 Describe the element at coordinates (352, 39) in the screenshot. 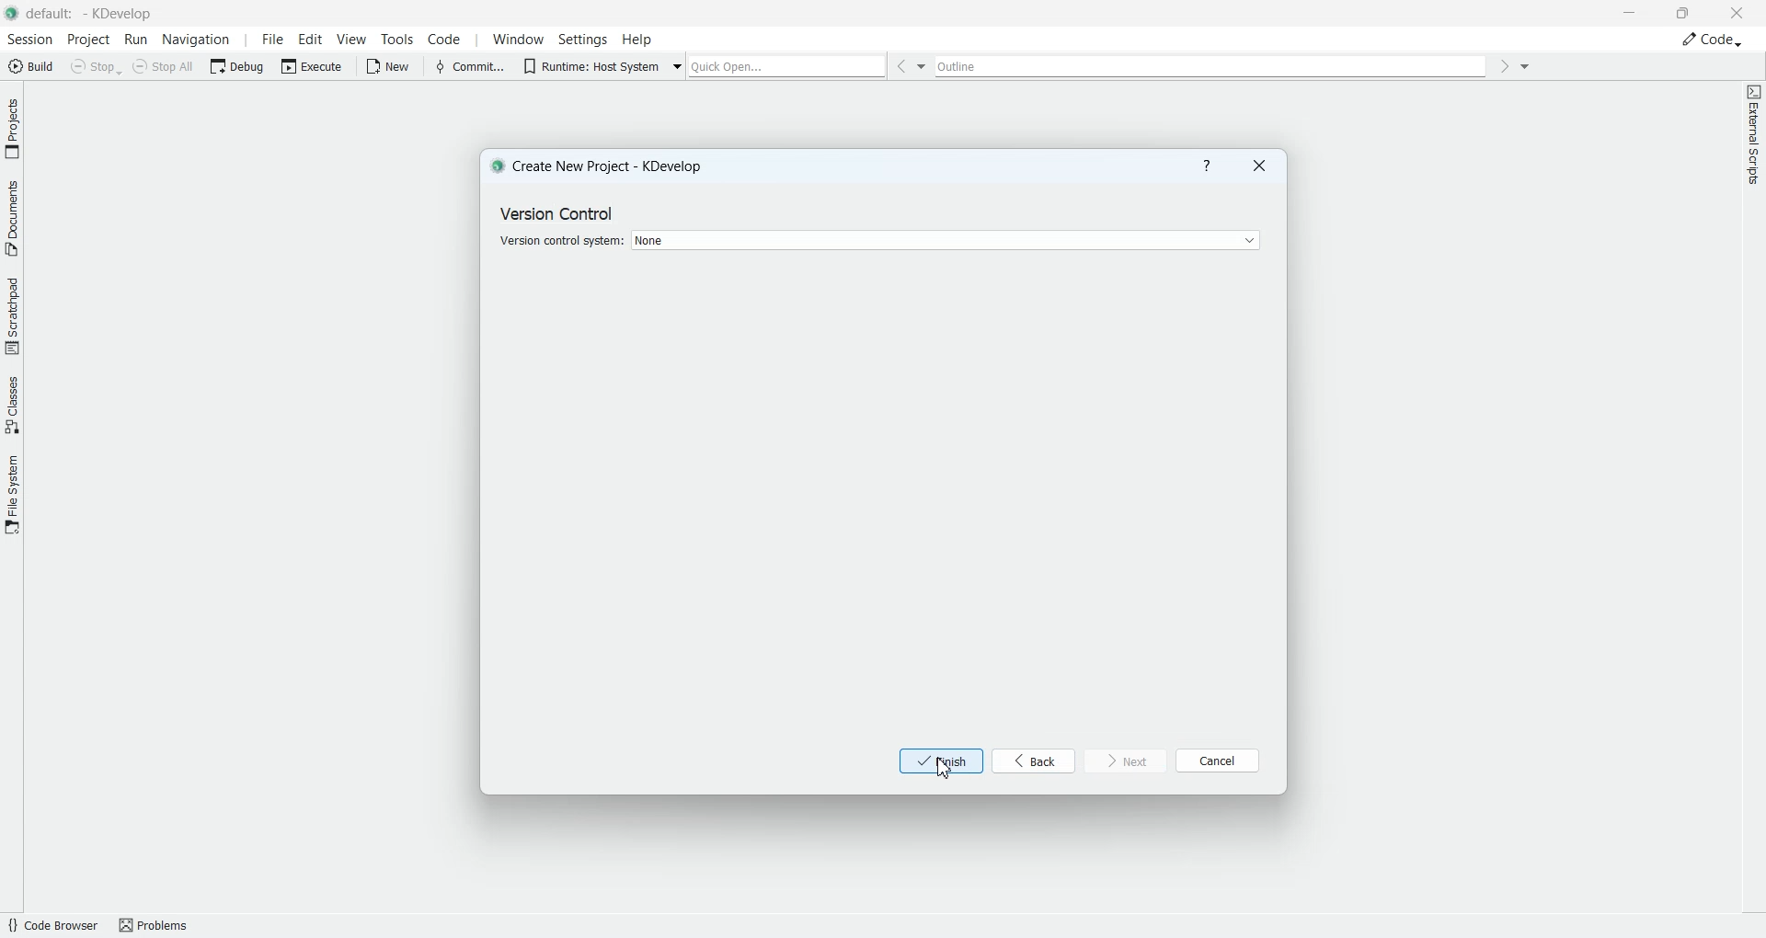

I see `View` at that location.